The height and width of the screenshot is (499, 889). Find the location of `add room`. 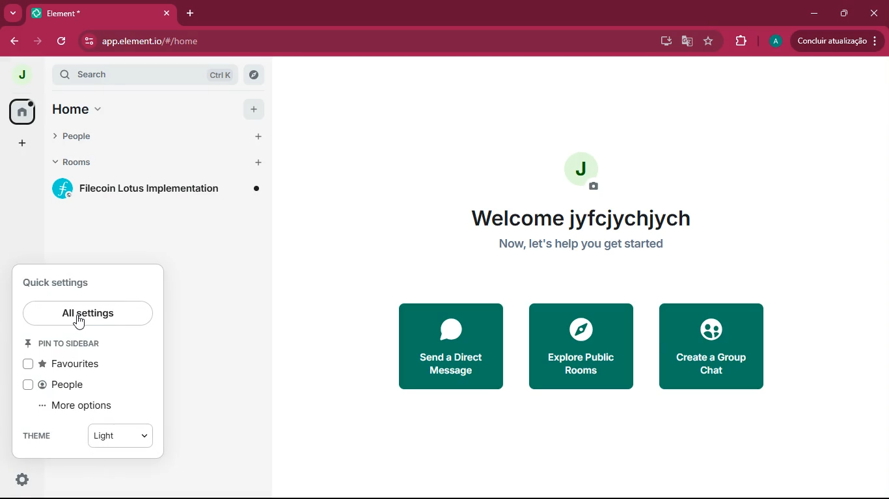

add room is located at coordinates (259, 163).